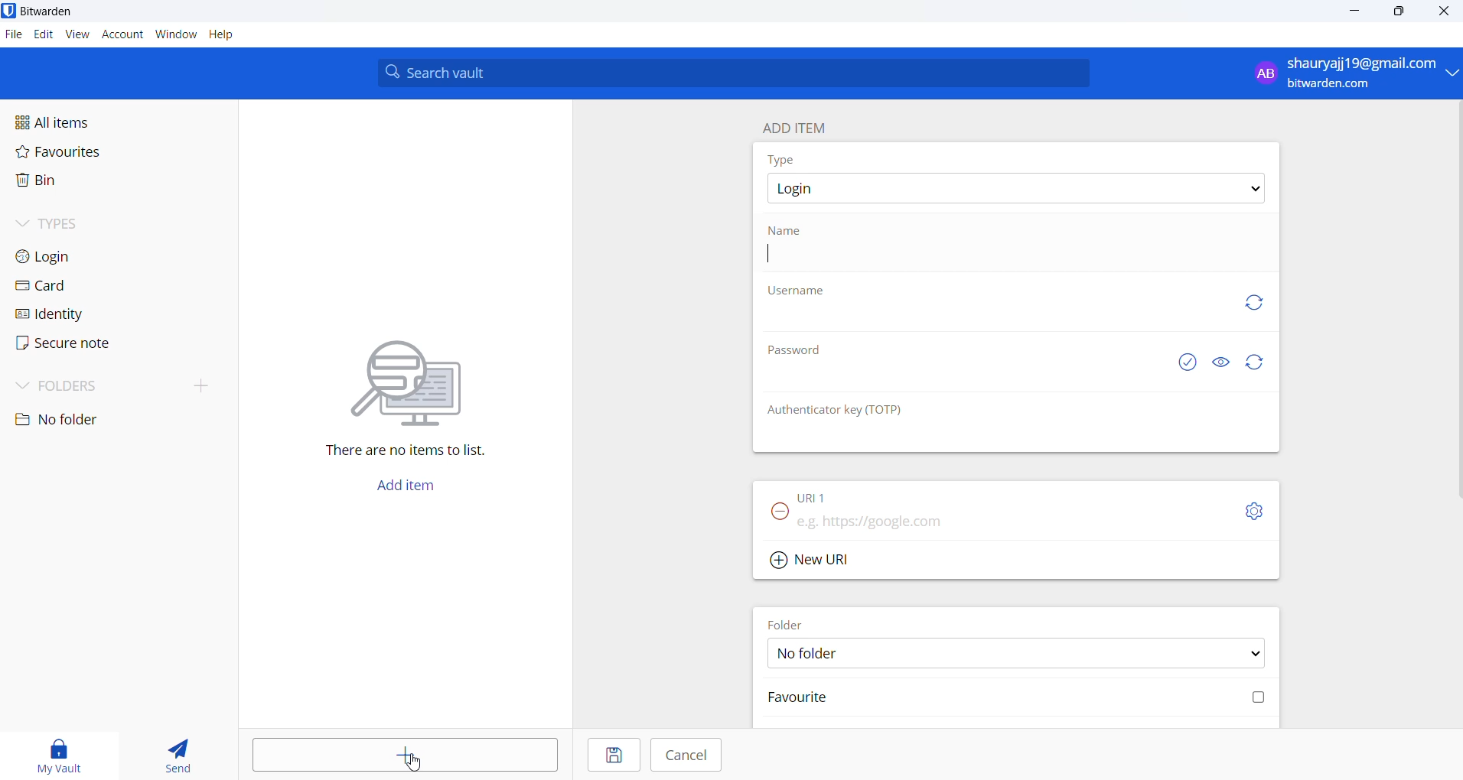  I want to click on FOLDER OPTIONS, so click(1023, 652).